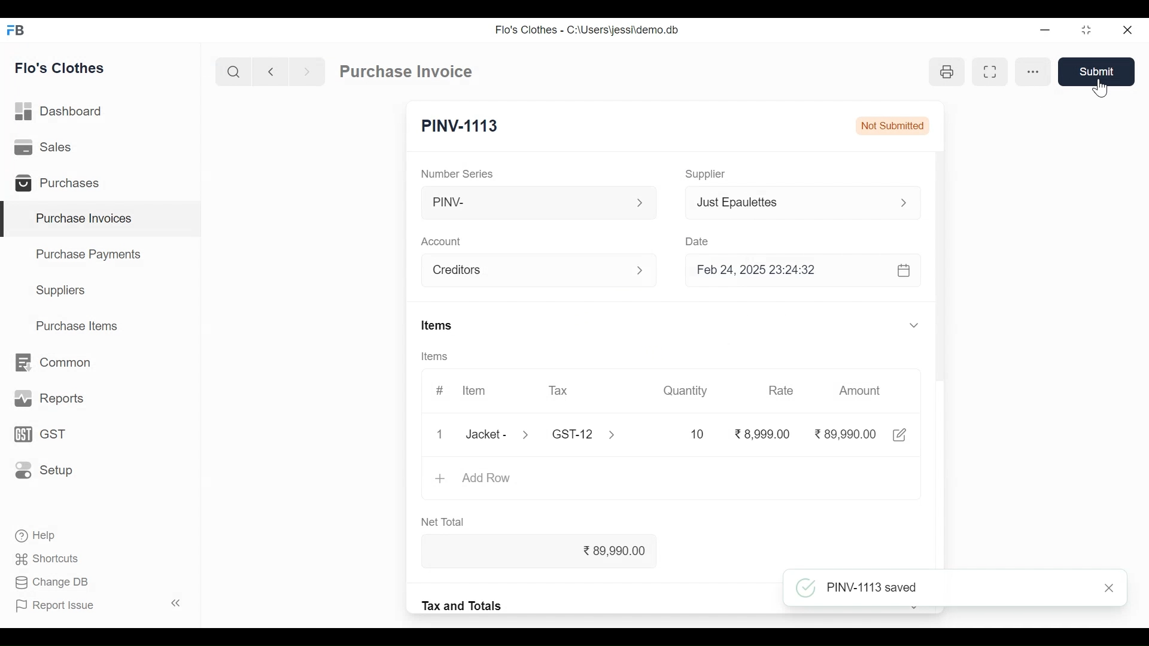 The image size is (1149, 646). What do you see at coordinates (47, 560) in the screenshot?
I see `Shortcuts` at bounding box center [47, 560].